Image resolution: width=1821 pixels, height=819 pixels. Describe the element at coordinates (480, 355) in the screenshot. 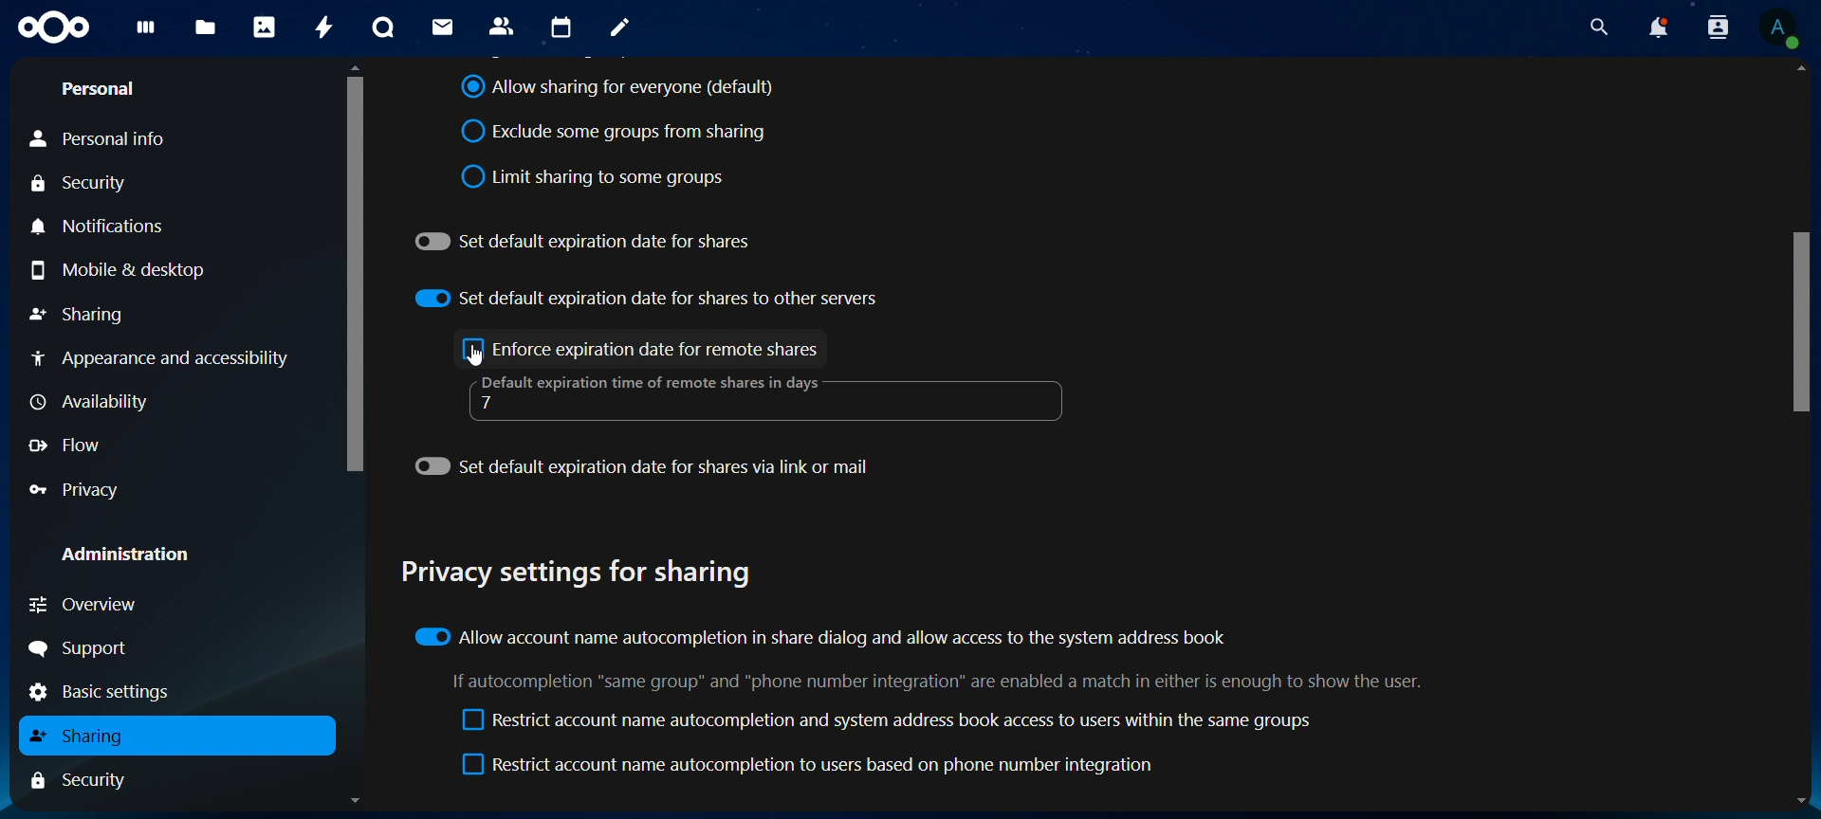

I see `Cursor` at that location.